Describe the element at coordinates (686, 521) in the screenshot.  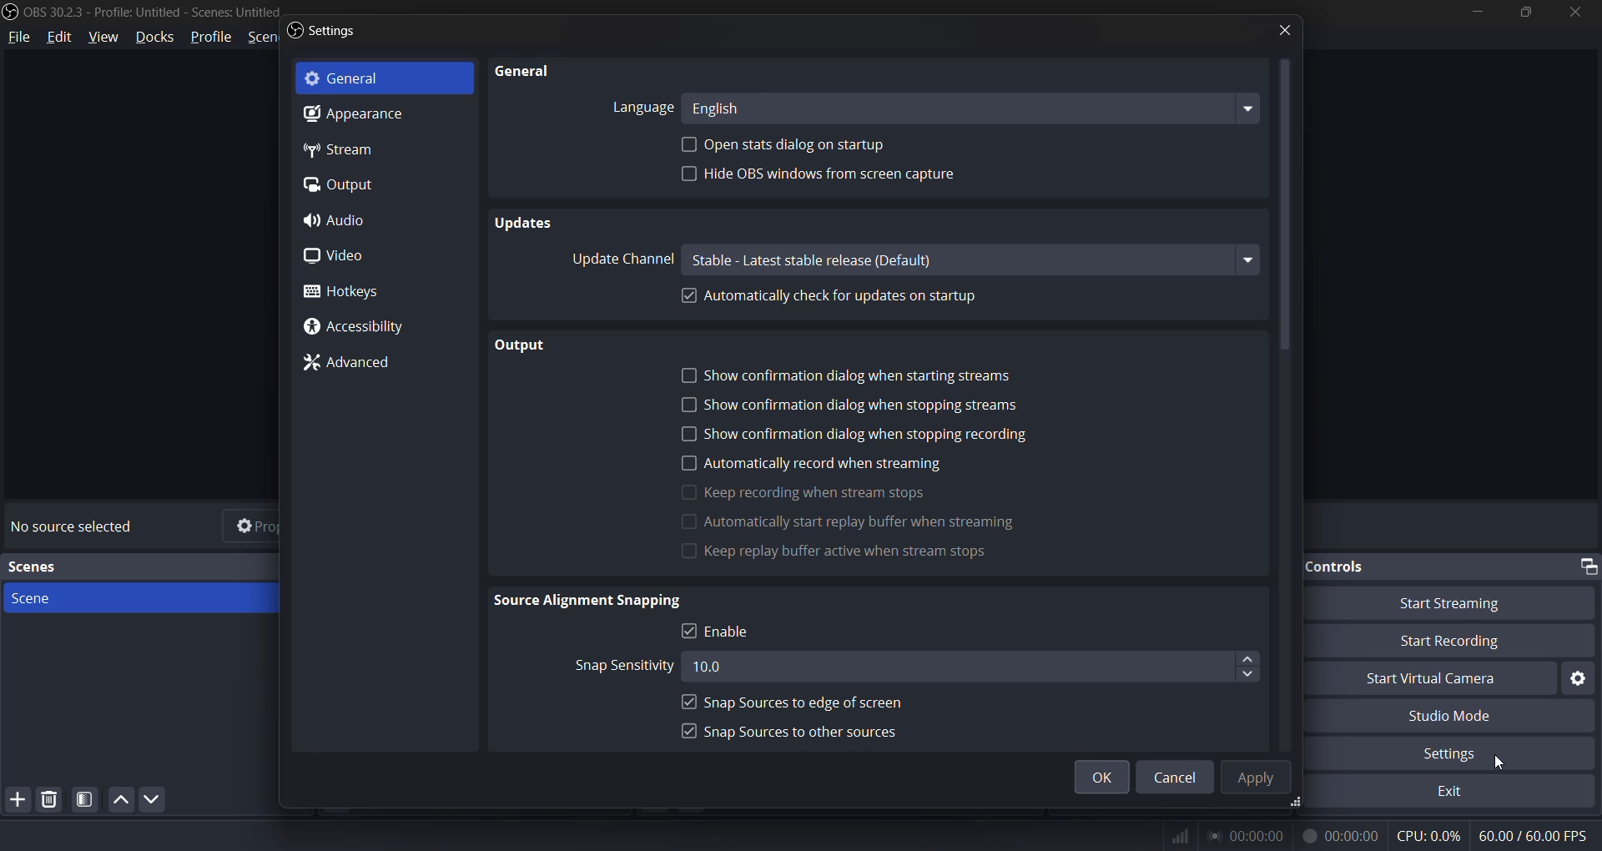
I see `checkbox` at that location.